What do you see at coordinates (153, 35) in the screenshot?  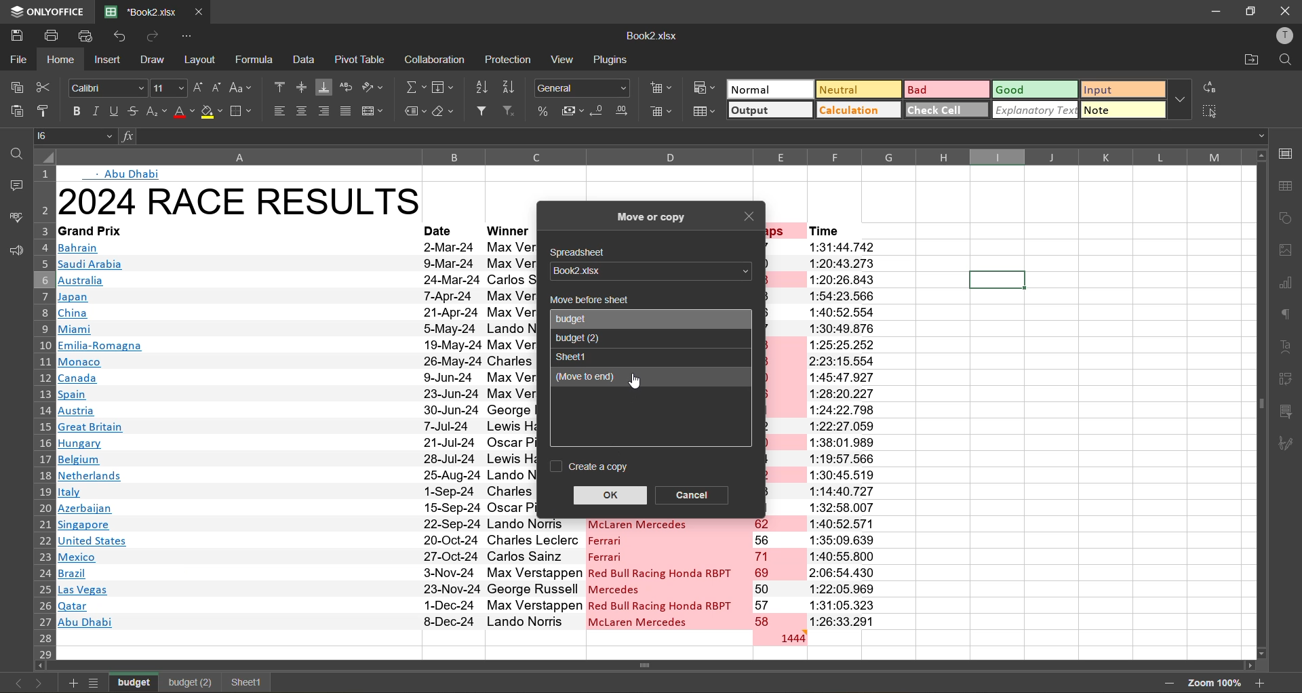 I see `redo` at bounding box center [153, 35].